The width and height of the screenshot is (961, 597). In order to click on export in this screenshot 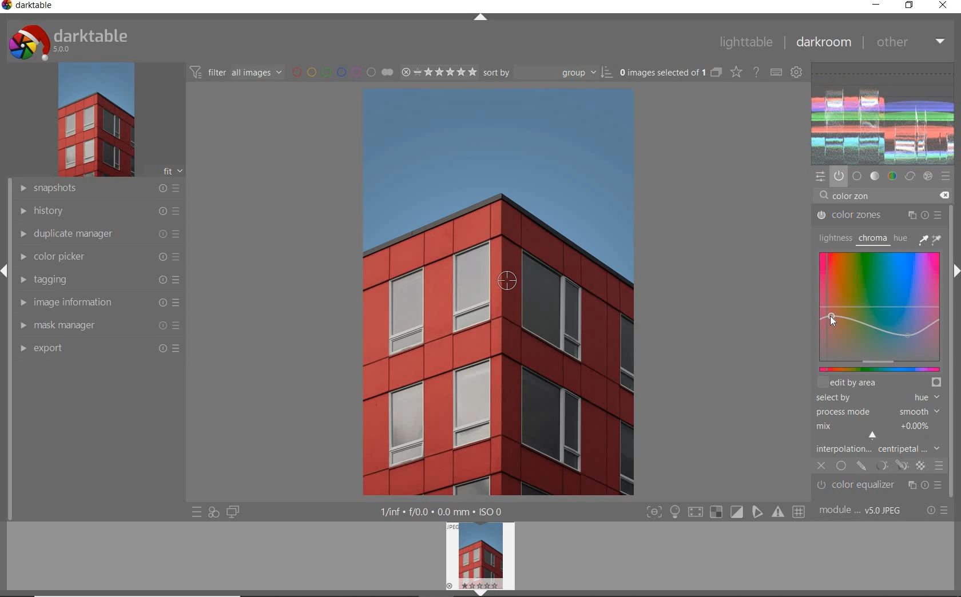, I will do `click(100, 349)`.